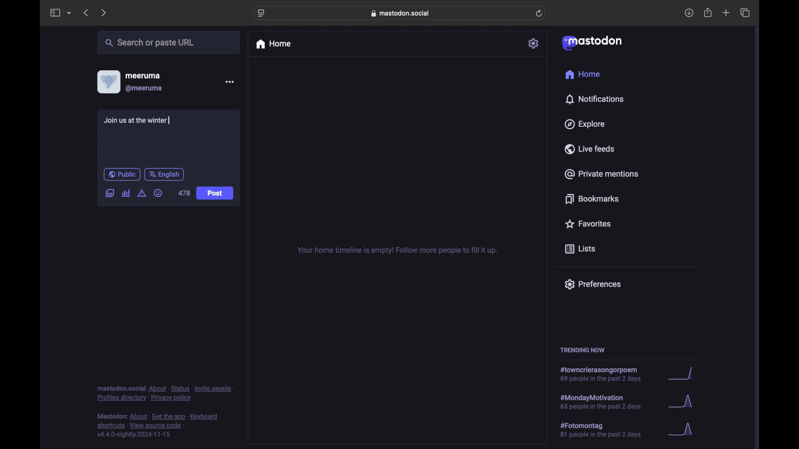 The height and width of the screenshot is (449, 799). I want to click on refresh, so click(540, 14).